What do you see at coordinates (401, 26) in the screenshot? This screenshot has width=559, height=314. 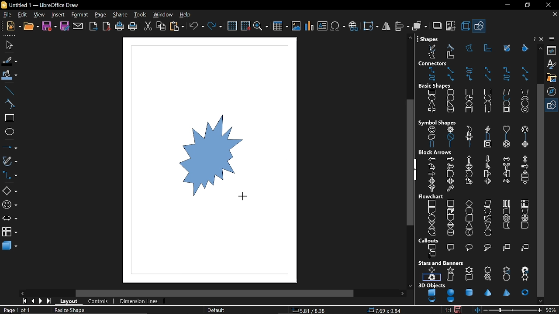 I see `align` at bounding box center [401, 26].